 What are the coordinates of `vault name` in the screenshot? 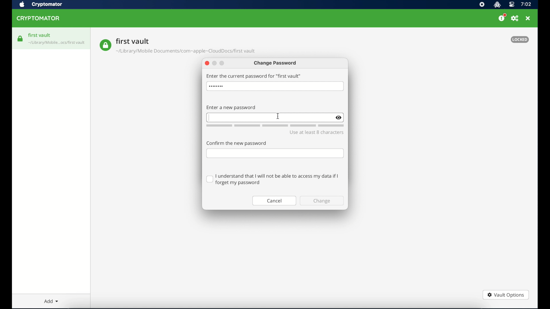 It's located at (133, 41).